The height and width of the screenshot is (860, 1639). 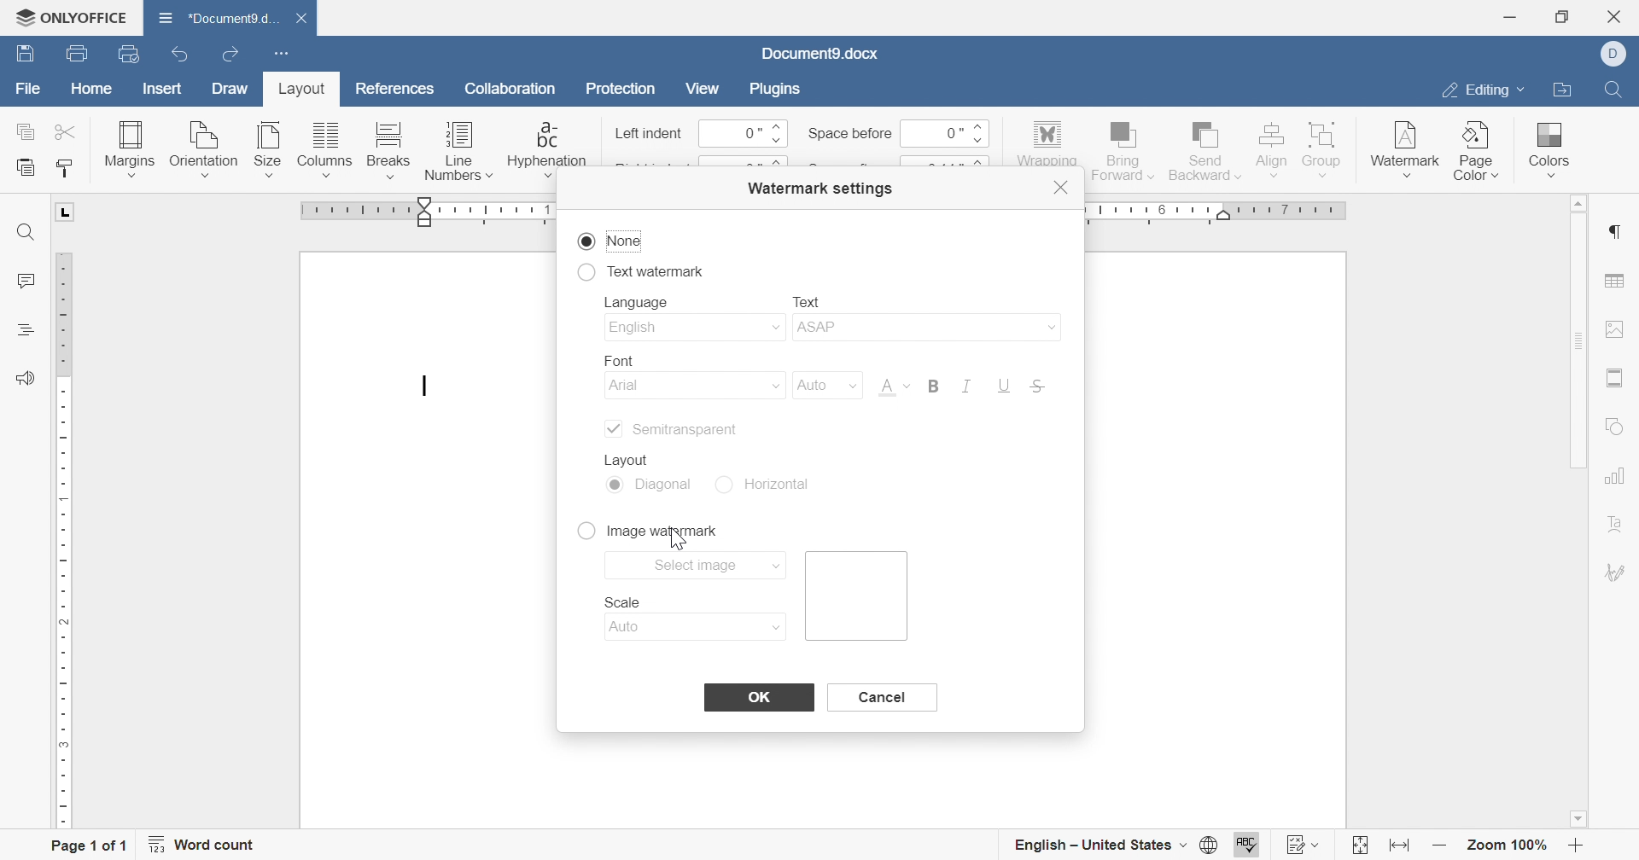 What do you see at coordinates (70, 15) in the screenshot?
I see `ONLYOFFICE` at bounding box center [70, 15].